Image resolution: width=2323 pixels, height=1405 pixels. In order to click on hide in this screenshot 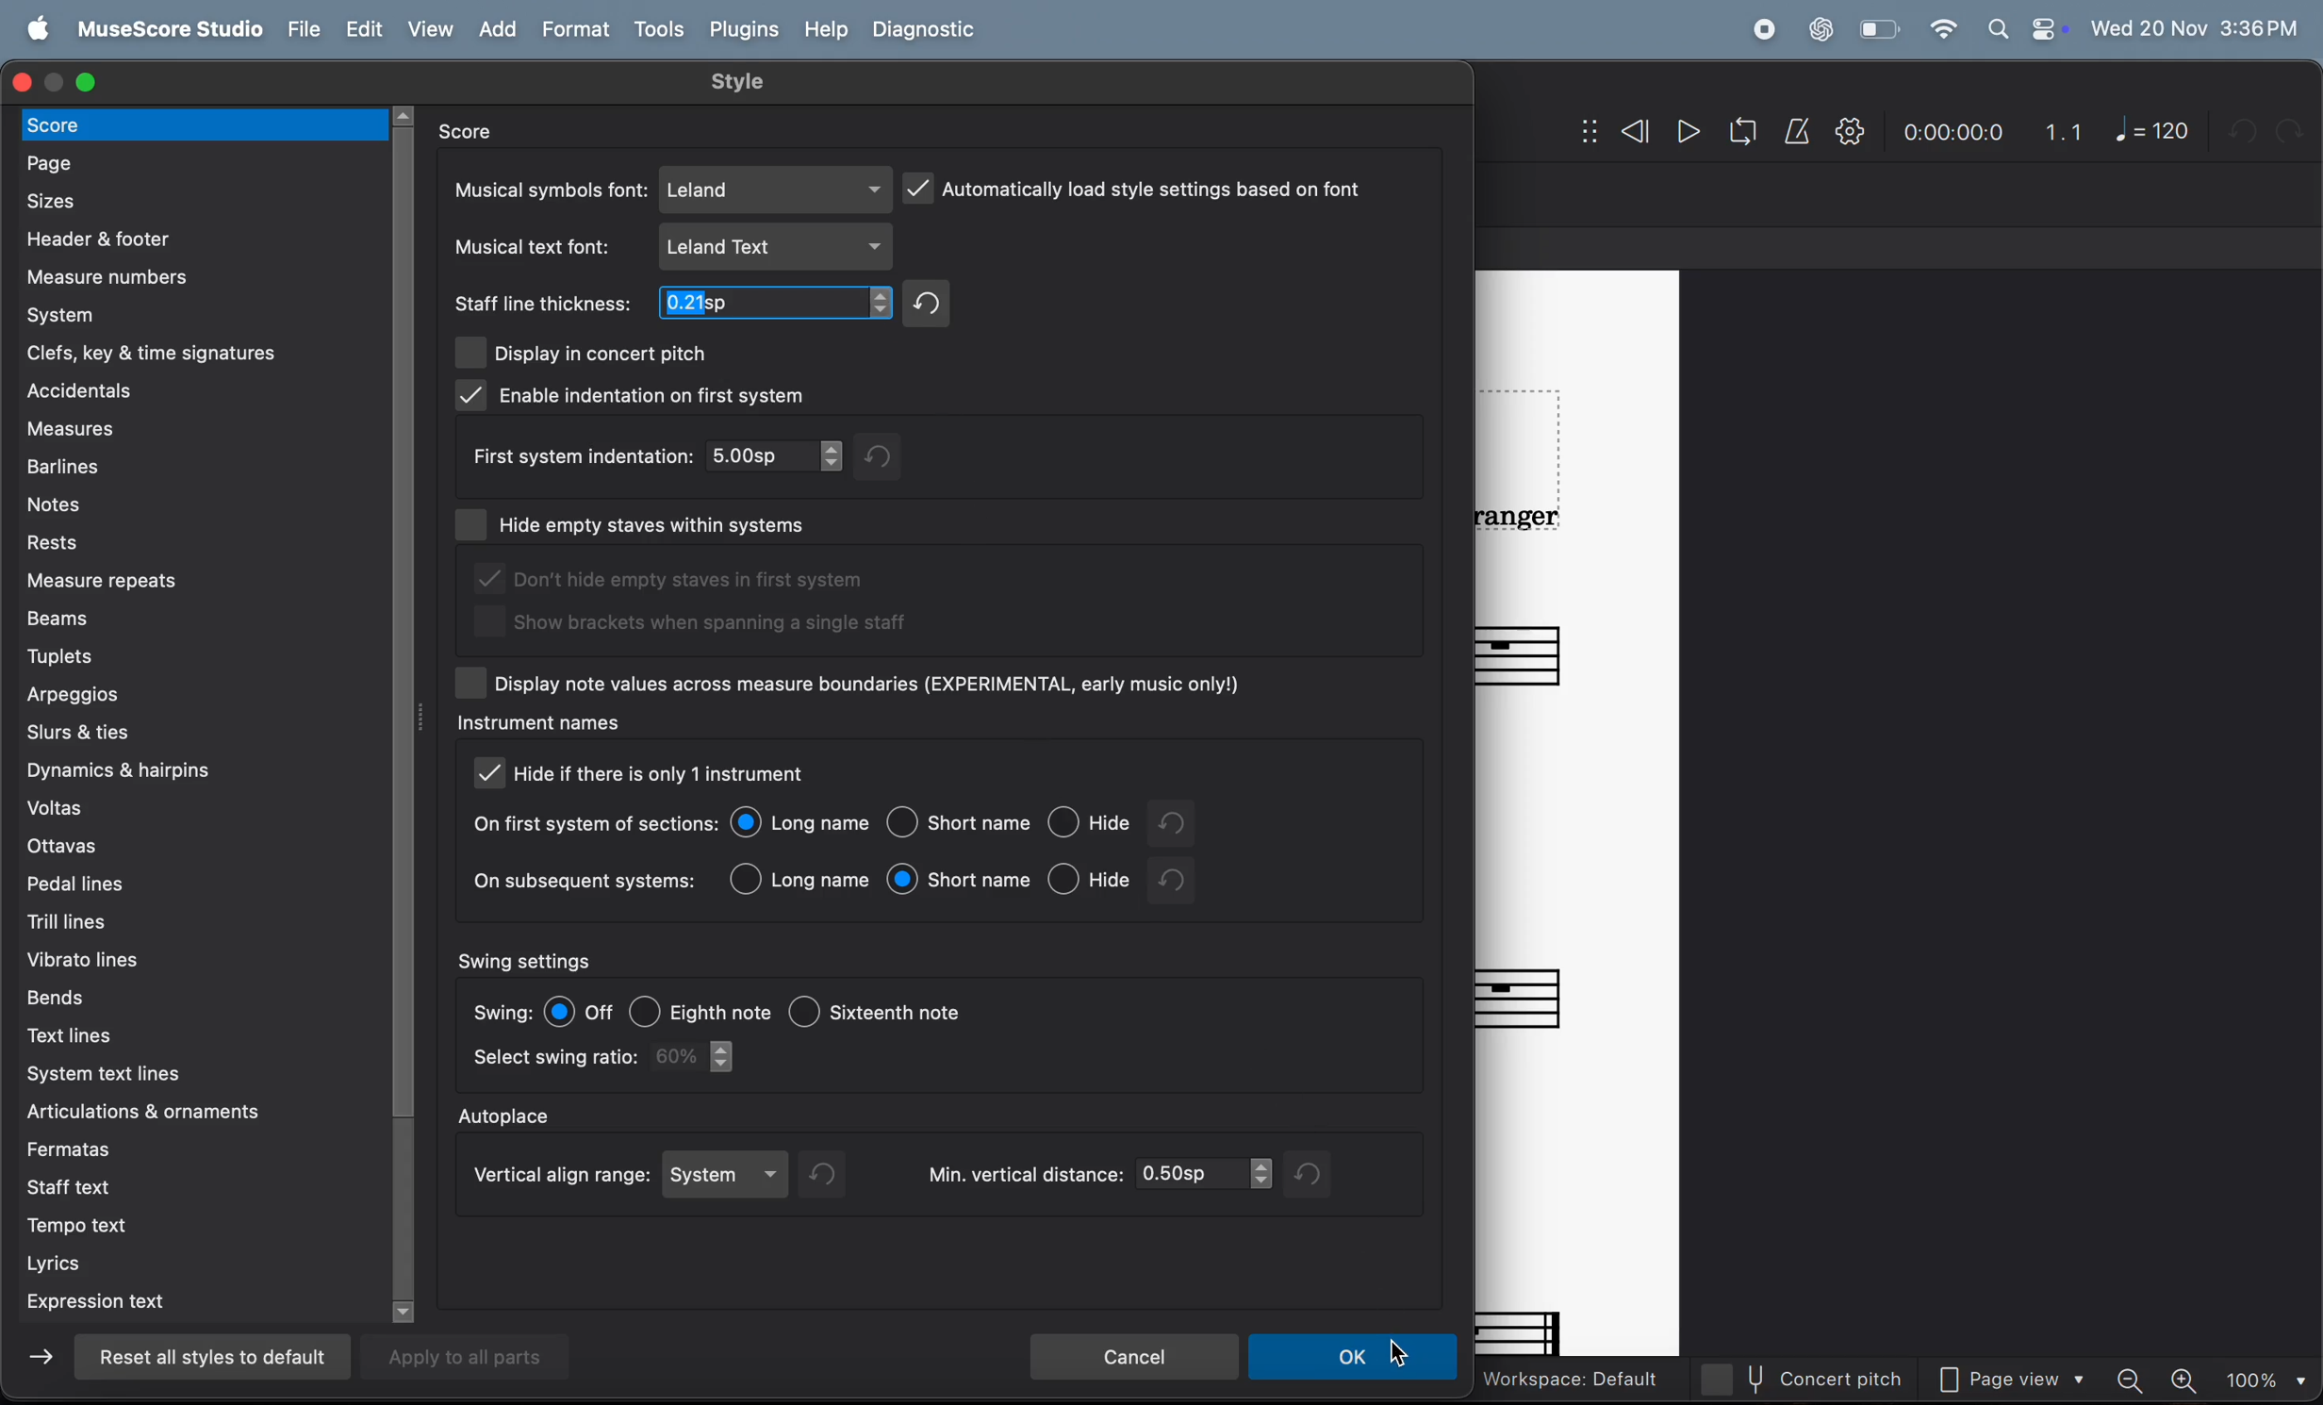, I will do `click(1090, 878)`.